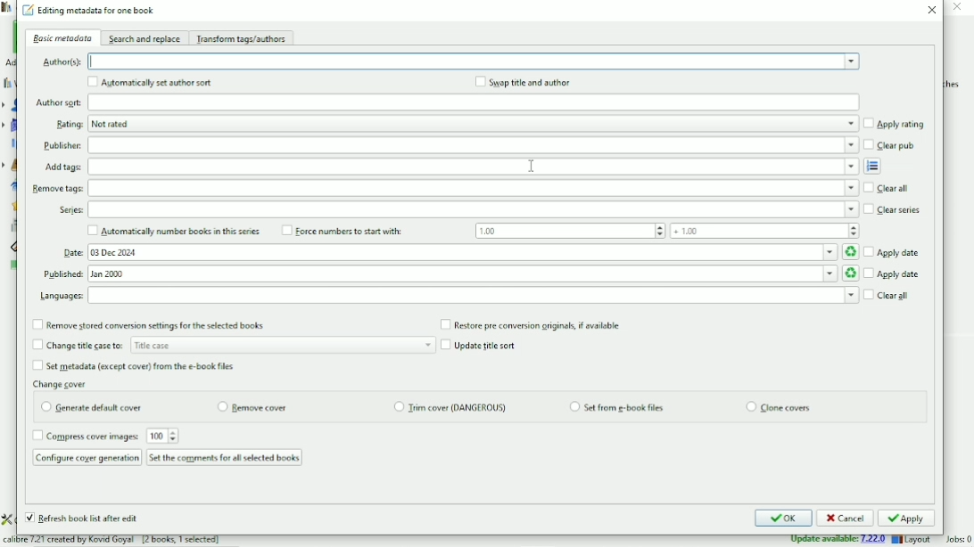  Describe the element at coordinates (158, 436) in the screenshot. I see `compress image input box` at that location.